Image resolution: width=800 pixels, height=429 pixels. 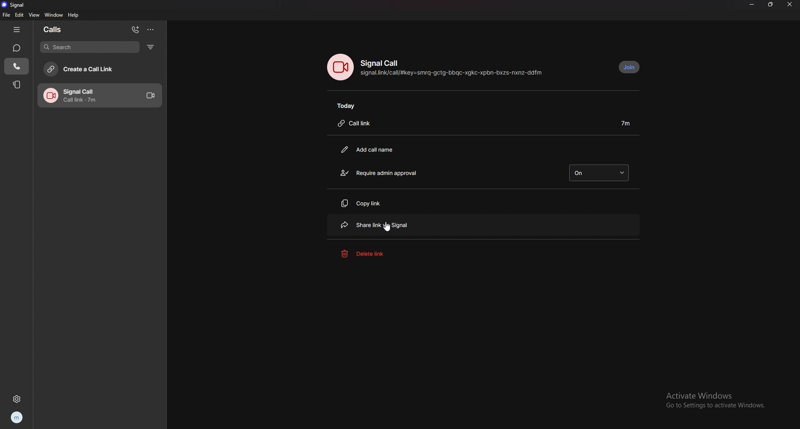 I want to click on voice call, so click(x=340, y=67).